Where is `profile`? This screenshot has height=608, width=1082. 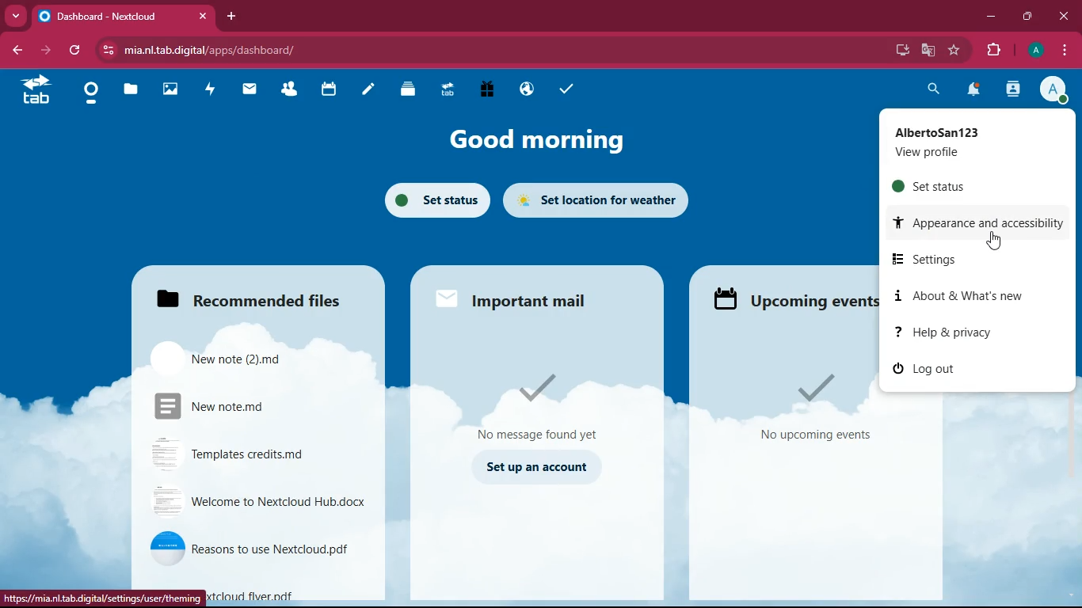
profile is located at coordinates (968, 143).